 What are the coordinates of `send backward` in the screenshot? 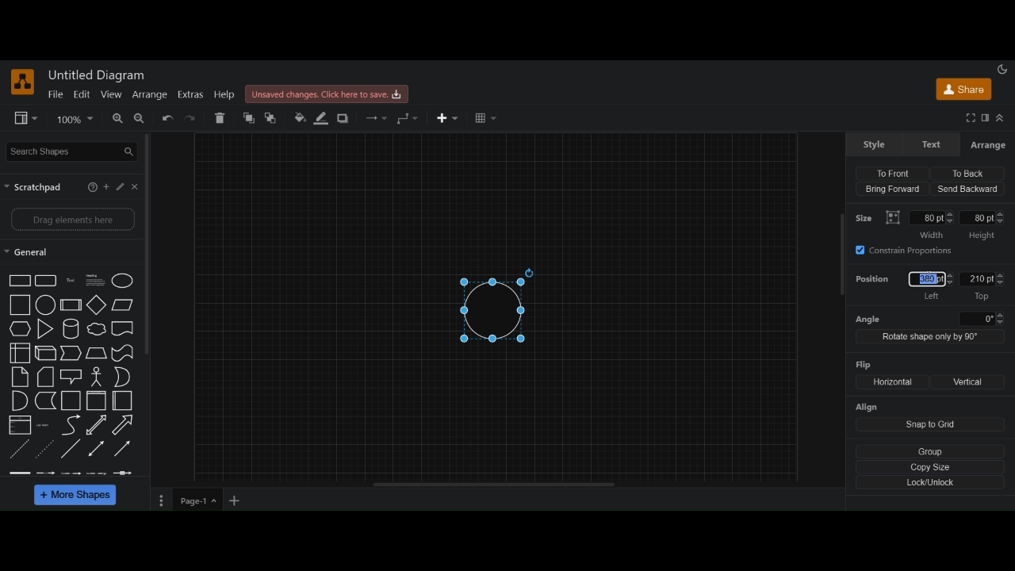 It's located at (968, 189).